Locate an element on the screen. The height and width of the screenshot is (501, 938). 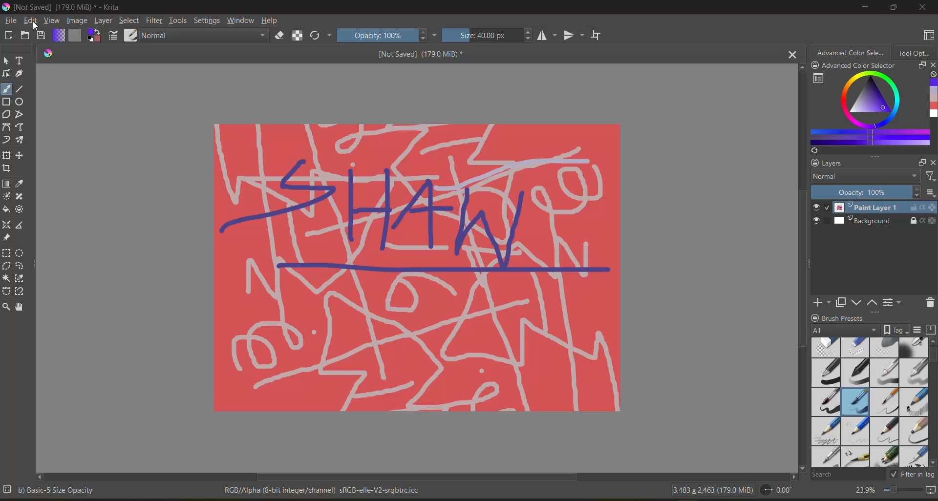
Freehand selection tool is located at coordinates (22, 266).